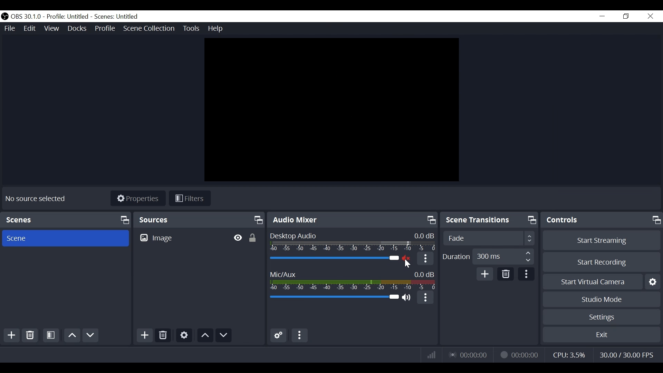 Image resolution: width=663 pixels, height=373 pixels. Describe the element at coordinates (426, 298) in the screenshot. I see `More Options` at that location.